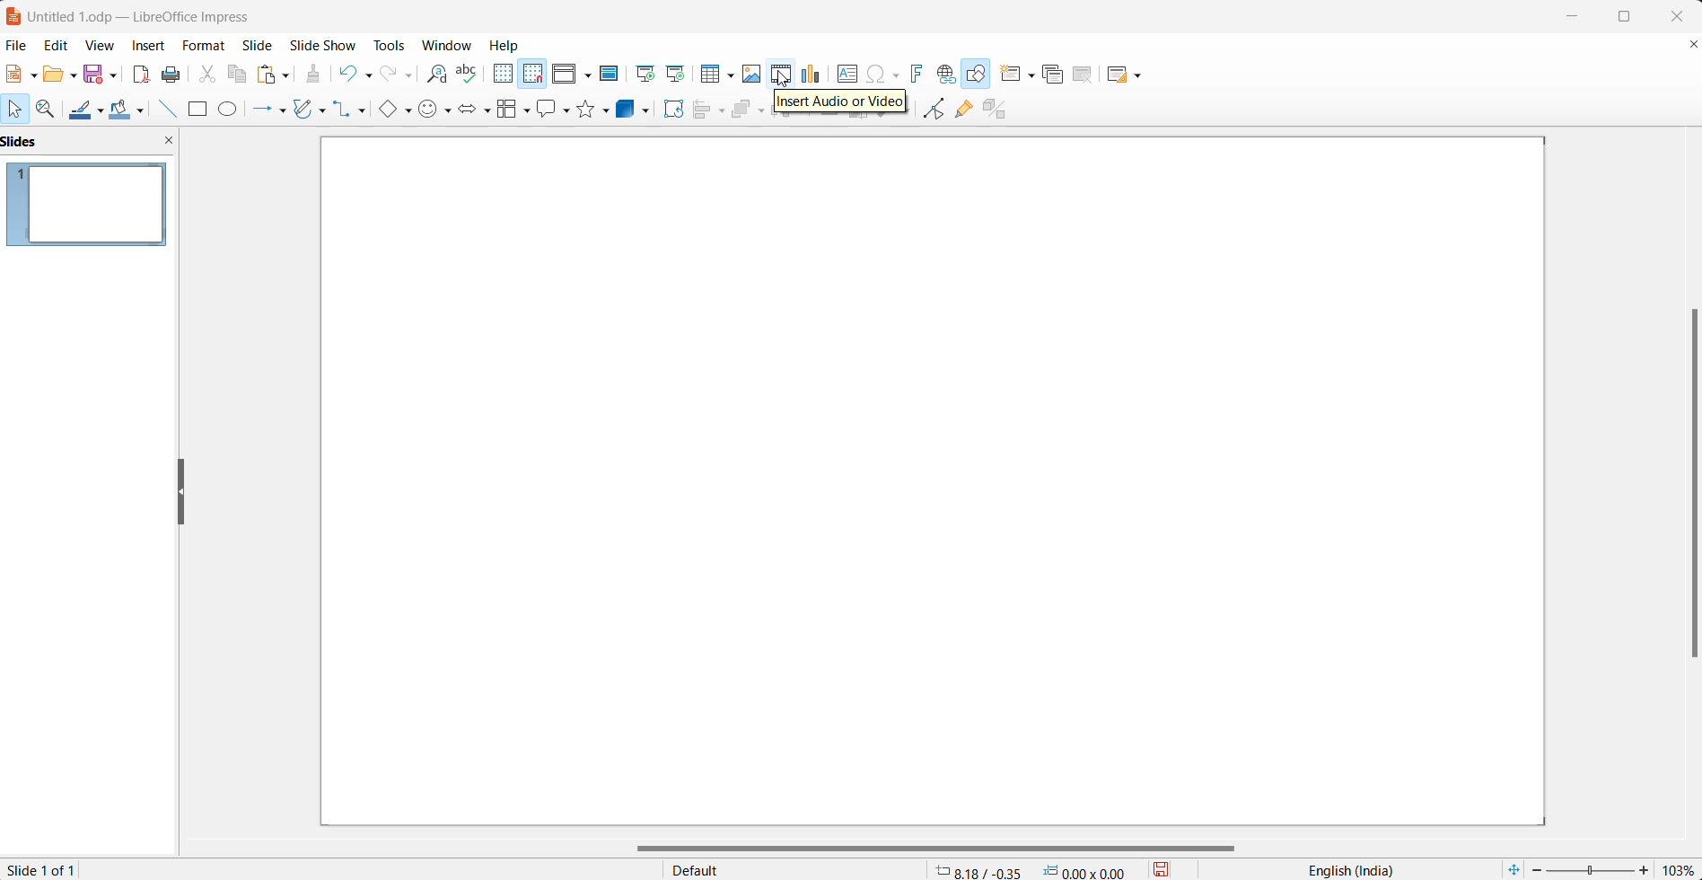 Image resolution: width=1702 pixels, height=880 pixels. Describe the element at coordinates (1343, 868) in the screenshot. I see `` at that location.